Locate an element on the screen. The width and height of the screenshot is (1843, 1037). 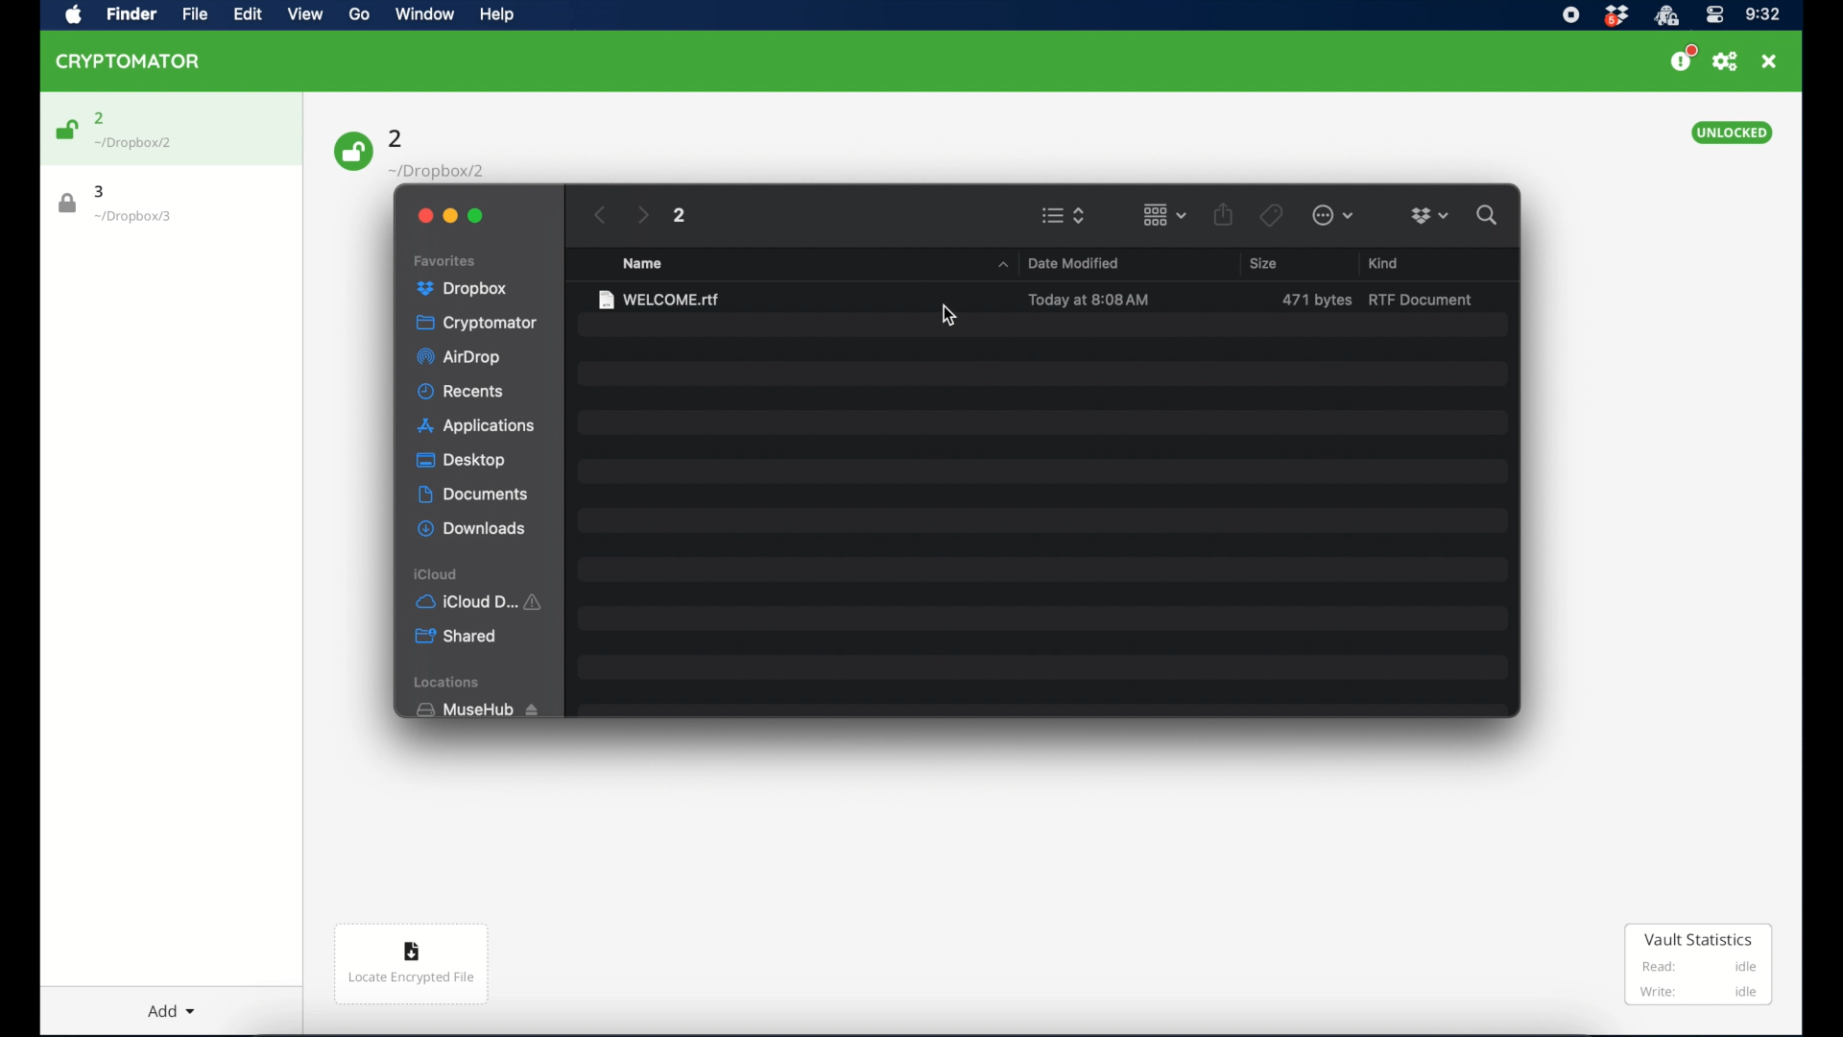
recents is located at coordinates (463, 392).